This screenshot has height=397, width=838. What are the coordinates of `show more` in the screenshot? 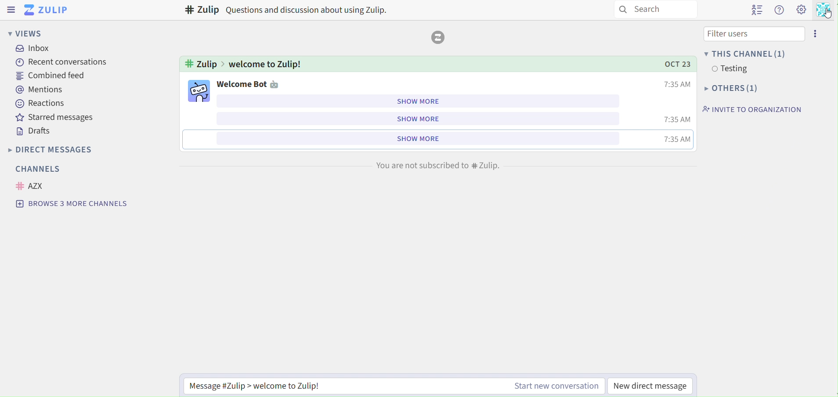 It's located at (417, 101).